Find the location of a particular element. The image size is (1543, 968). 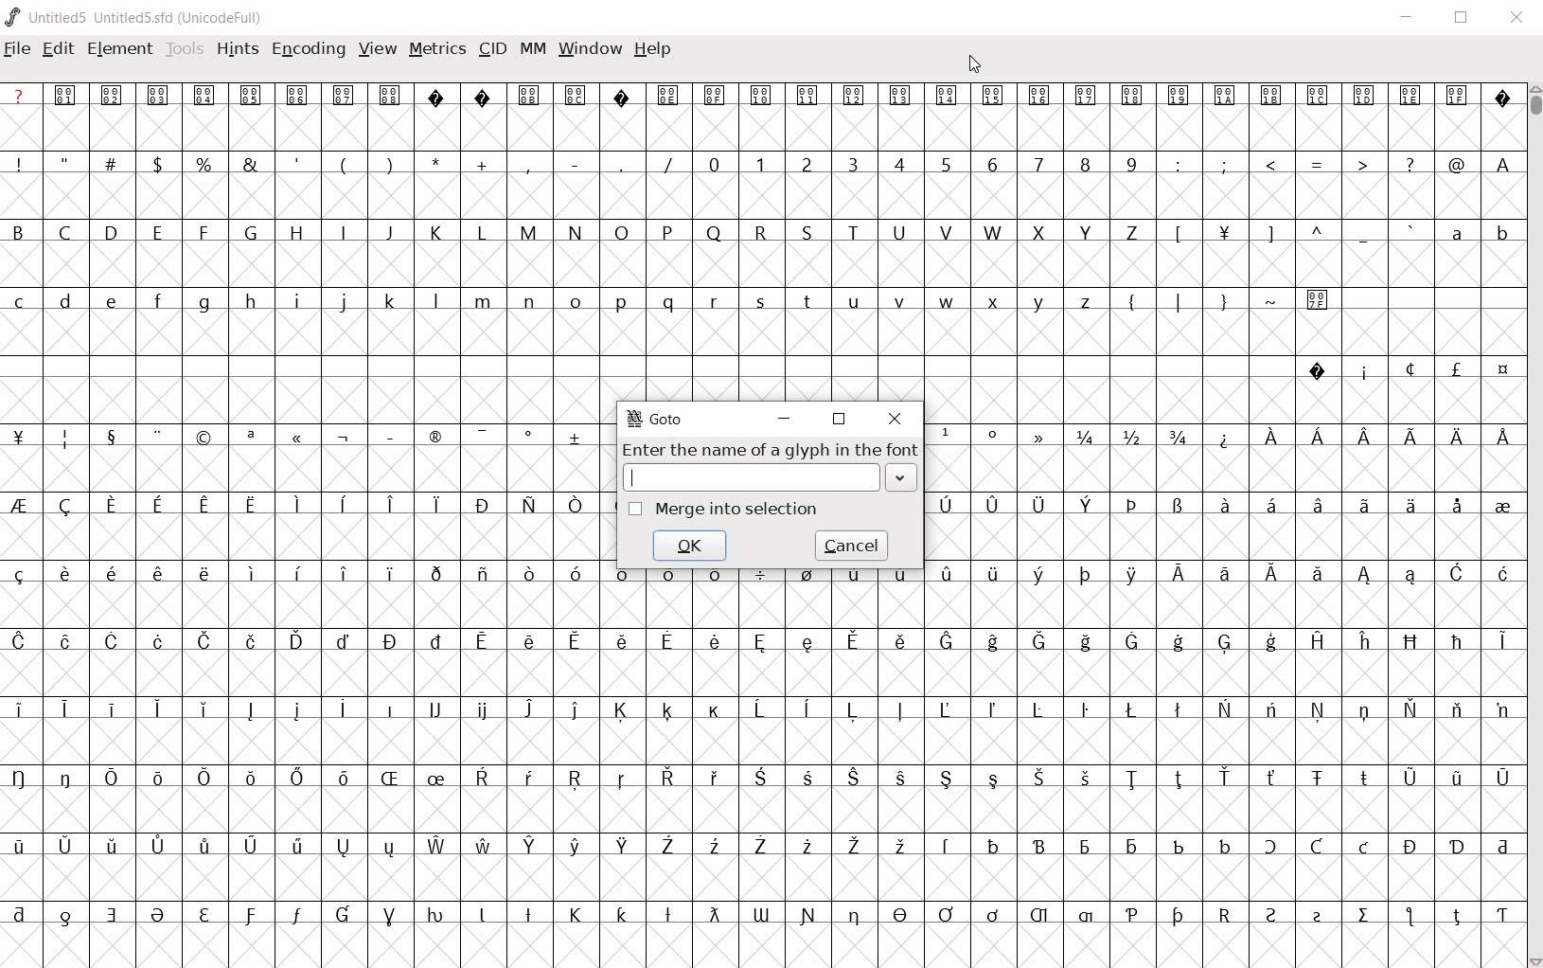

Symbol is located at coordinates (388, 434).